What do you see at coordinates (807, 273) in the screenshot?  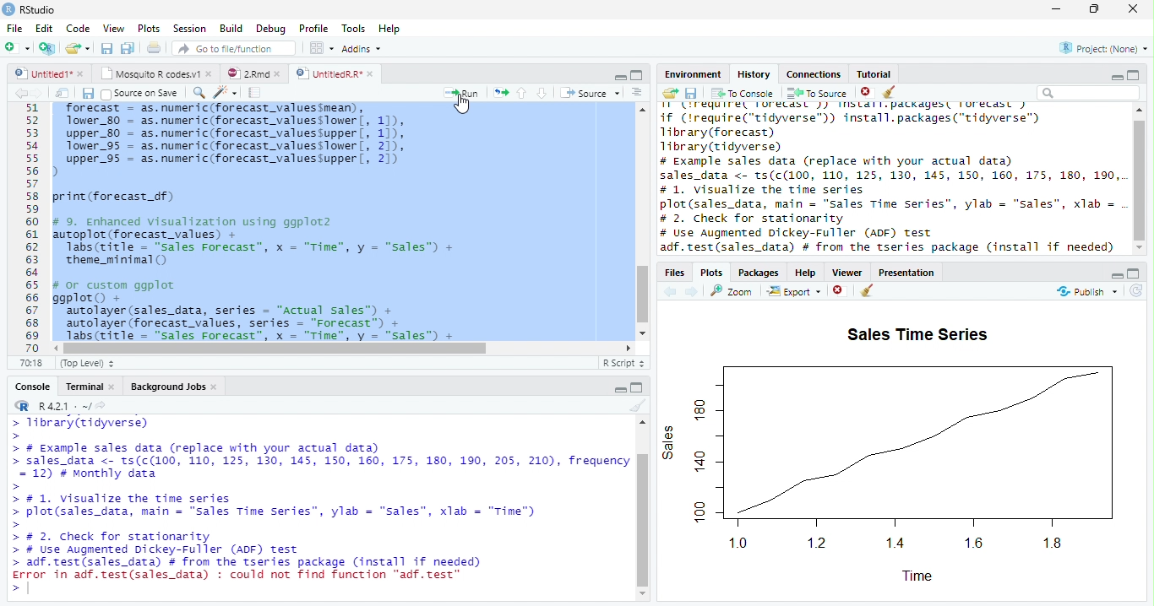 I see `Help` at bounding box center [807, 273].